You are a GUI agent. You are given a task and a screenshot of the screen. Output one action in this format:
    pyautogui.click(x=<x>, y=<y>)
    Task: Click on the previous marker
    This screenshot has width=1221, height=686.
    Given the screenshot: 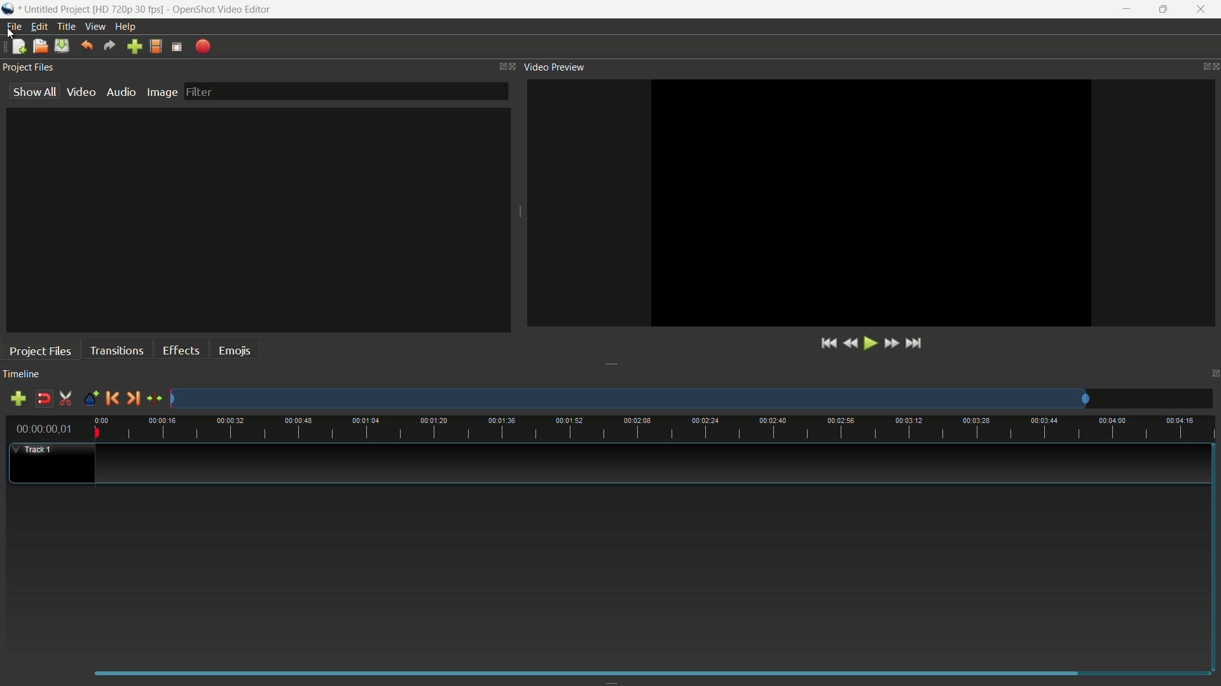 What is the action you would take?
    pyautogui.click(x=110, y=398)
    